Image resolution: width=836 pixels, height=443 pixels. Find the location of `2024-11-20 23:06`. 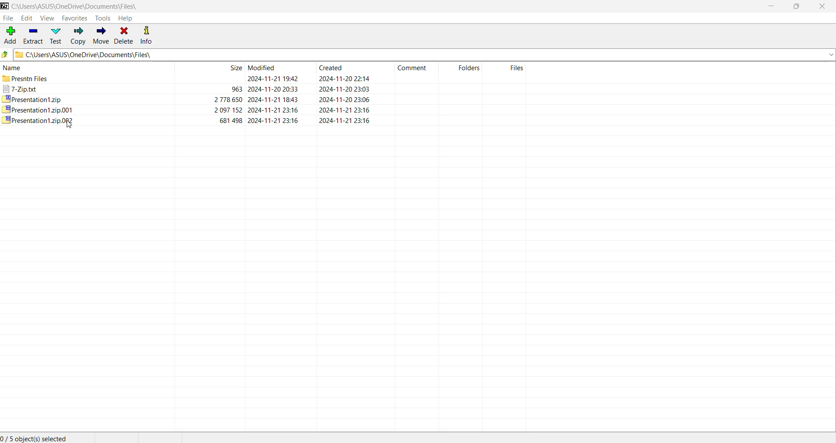

2024-11-20 23:06 is located at coordinates (345, 99).